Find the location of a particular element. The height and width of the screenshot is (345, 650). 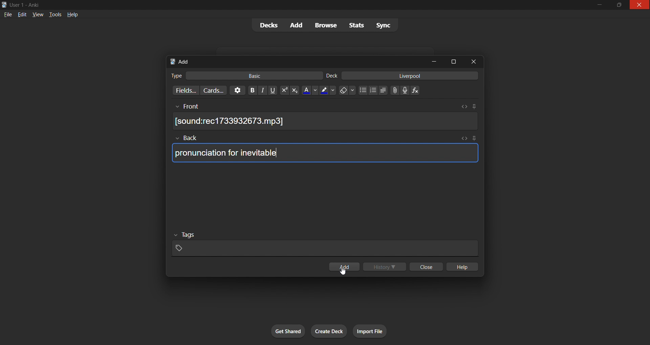

close is located at coordinates (471, 62).